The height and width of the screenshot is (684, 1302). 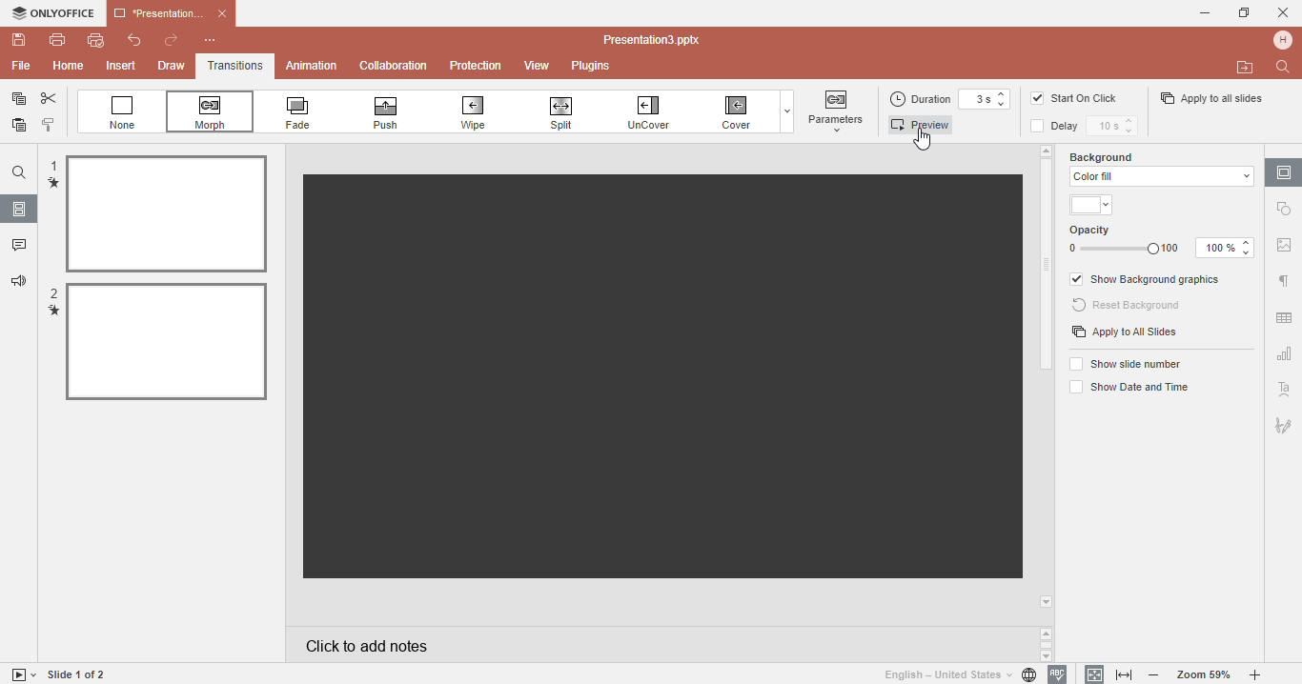 I want to click on Open file, so click(x=1246, y=68).